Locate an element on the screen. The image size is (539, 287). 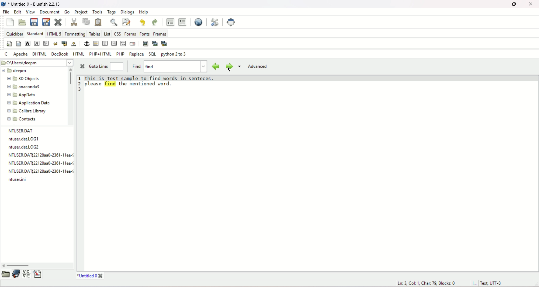
maximize is located at coordinates (514, 4).